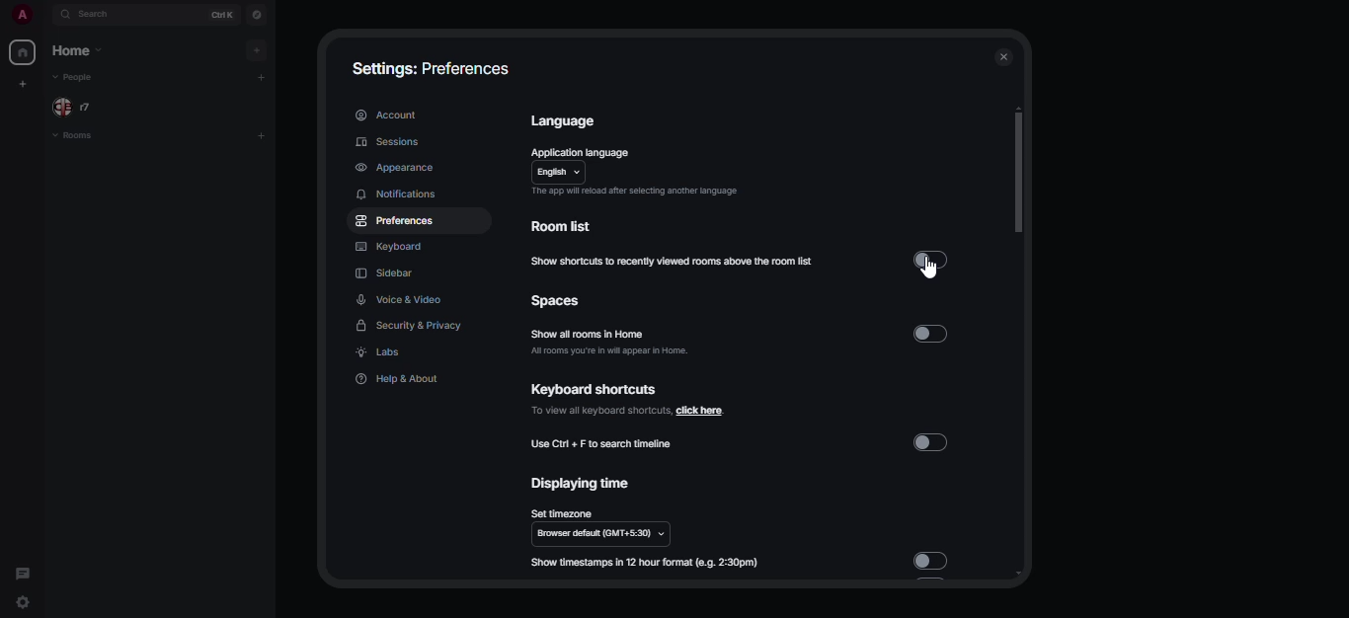 This screenshot has width=1349, height=618. What do you see at coordinates (96, 13) in the screenshot?
I see `search` at bounding box center [96, 13].